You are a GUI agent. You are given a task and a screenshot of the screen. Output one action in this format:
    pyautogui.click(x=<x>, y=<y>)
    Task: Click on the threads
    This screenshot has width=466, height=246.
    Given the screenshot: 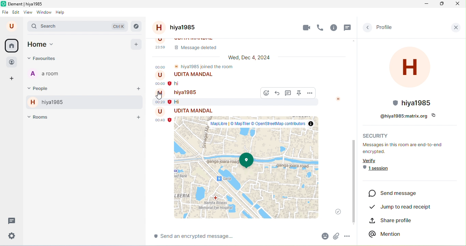 What is the action you would take?
    pyautogui.click(x=12, y=221)
    